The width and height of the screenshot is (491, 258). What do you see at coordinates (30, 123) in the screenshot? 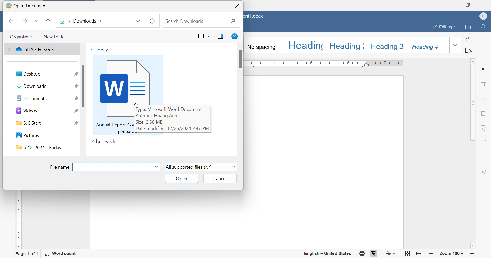
I see `5.Dstart` at bounding box center [30, 123].